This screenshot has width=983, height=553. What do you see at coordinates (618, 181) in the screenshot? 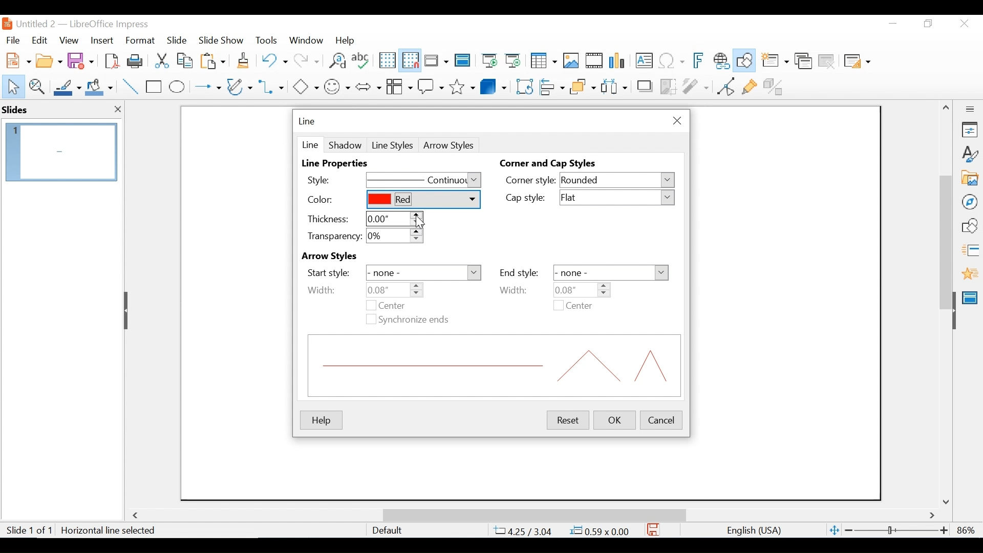
I see `Rounded` at bounding box center [618, 181].